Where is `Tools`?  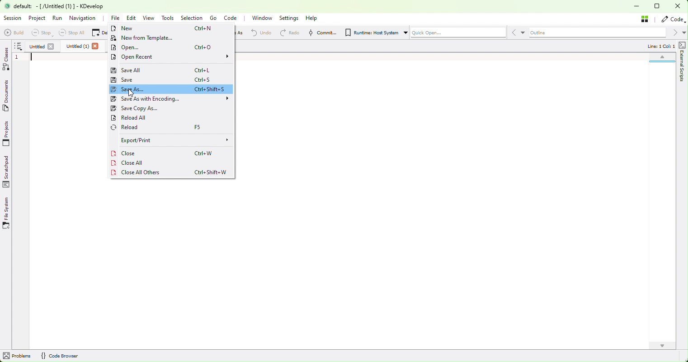 Tools is located at coordinates (168, 18).